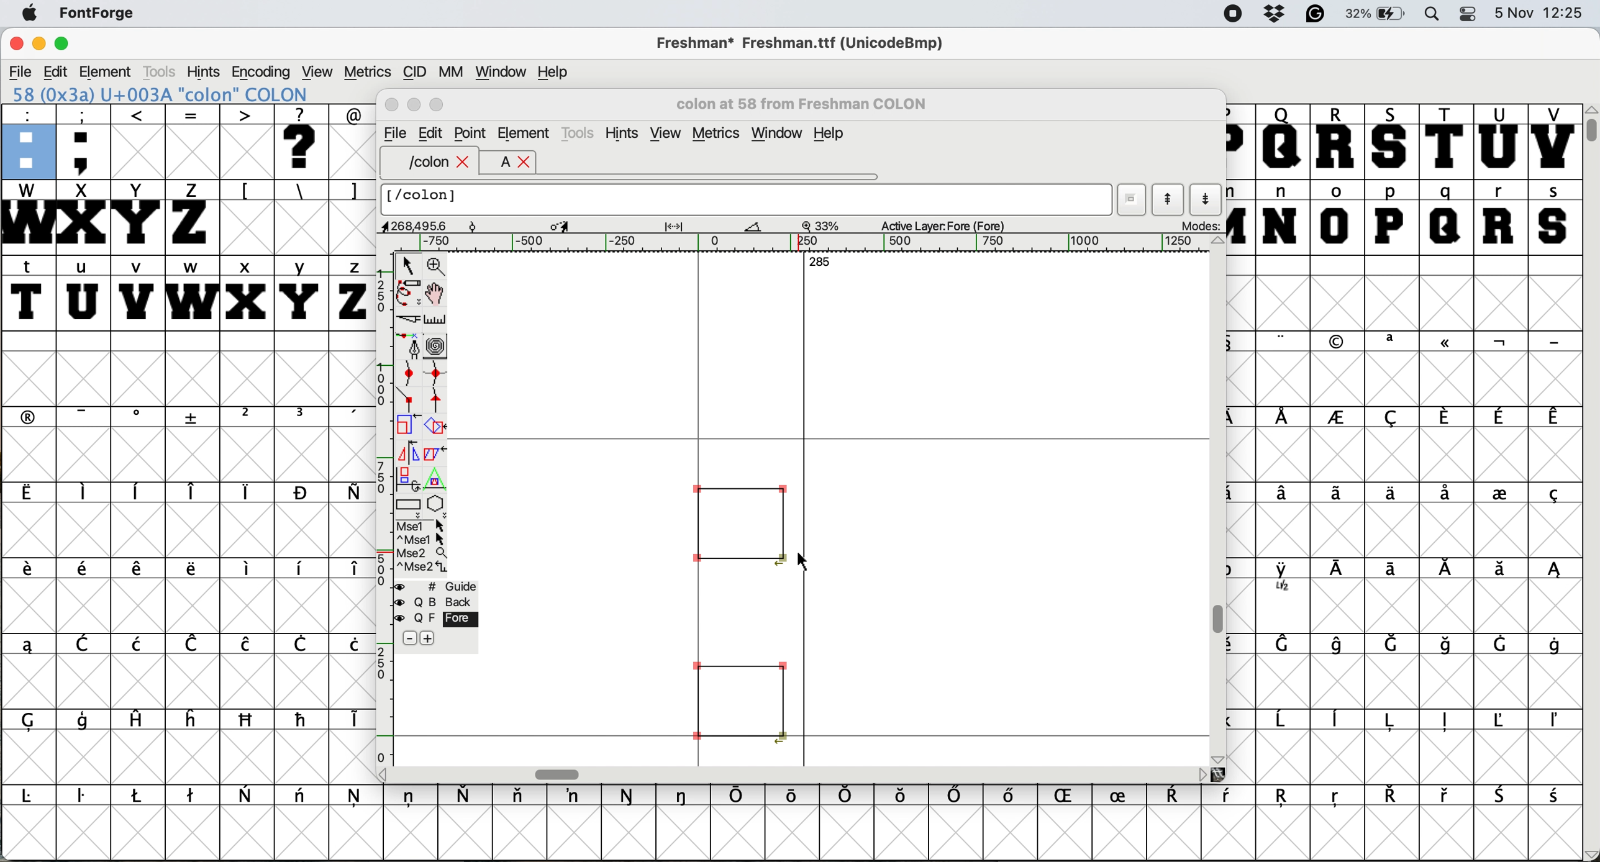  Describe the element at coordinates (748, 200) in the screenshot. I see `glyph name` at that location.